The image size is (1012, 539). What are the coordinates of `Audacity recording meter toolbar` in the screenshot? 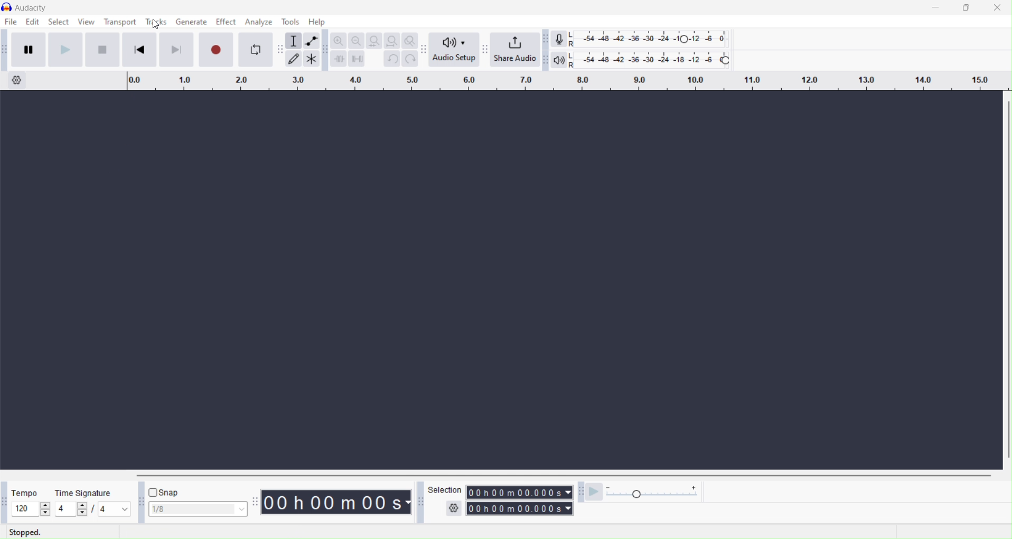 It's located at (546, 38).